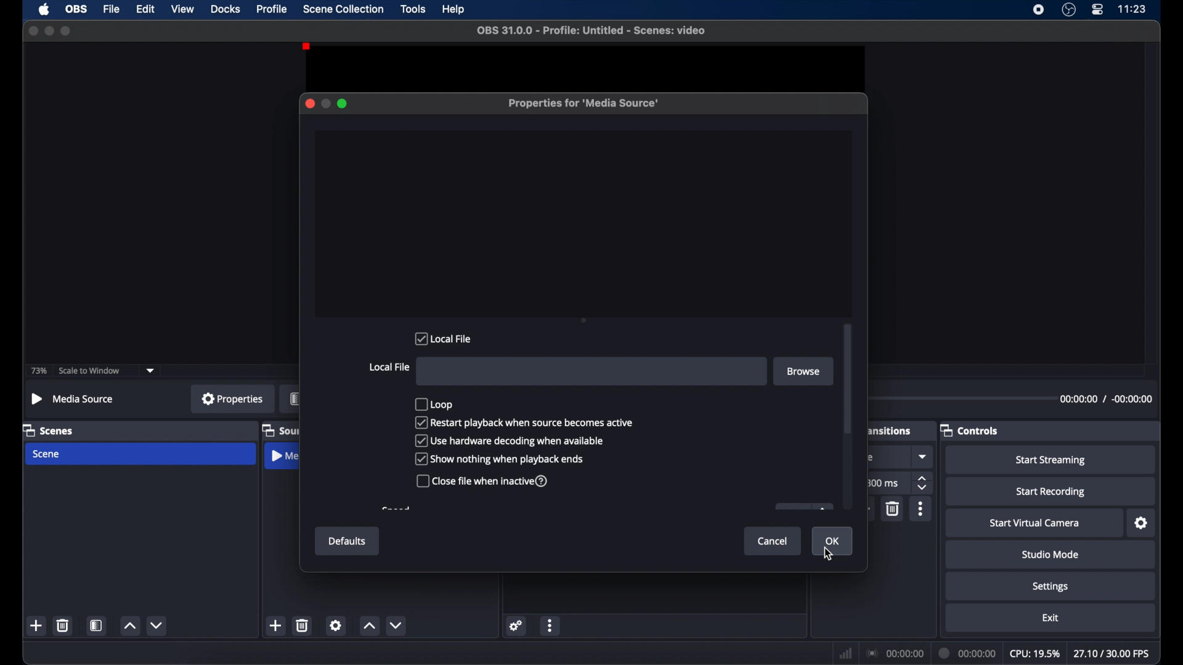  Describe the element at coordinates (1051, 492) in the screenshot. I see `start recording` at that location.